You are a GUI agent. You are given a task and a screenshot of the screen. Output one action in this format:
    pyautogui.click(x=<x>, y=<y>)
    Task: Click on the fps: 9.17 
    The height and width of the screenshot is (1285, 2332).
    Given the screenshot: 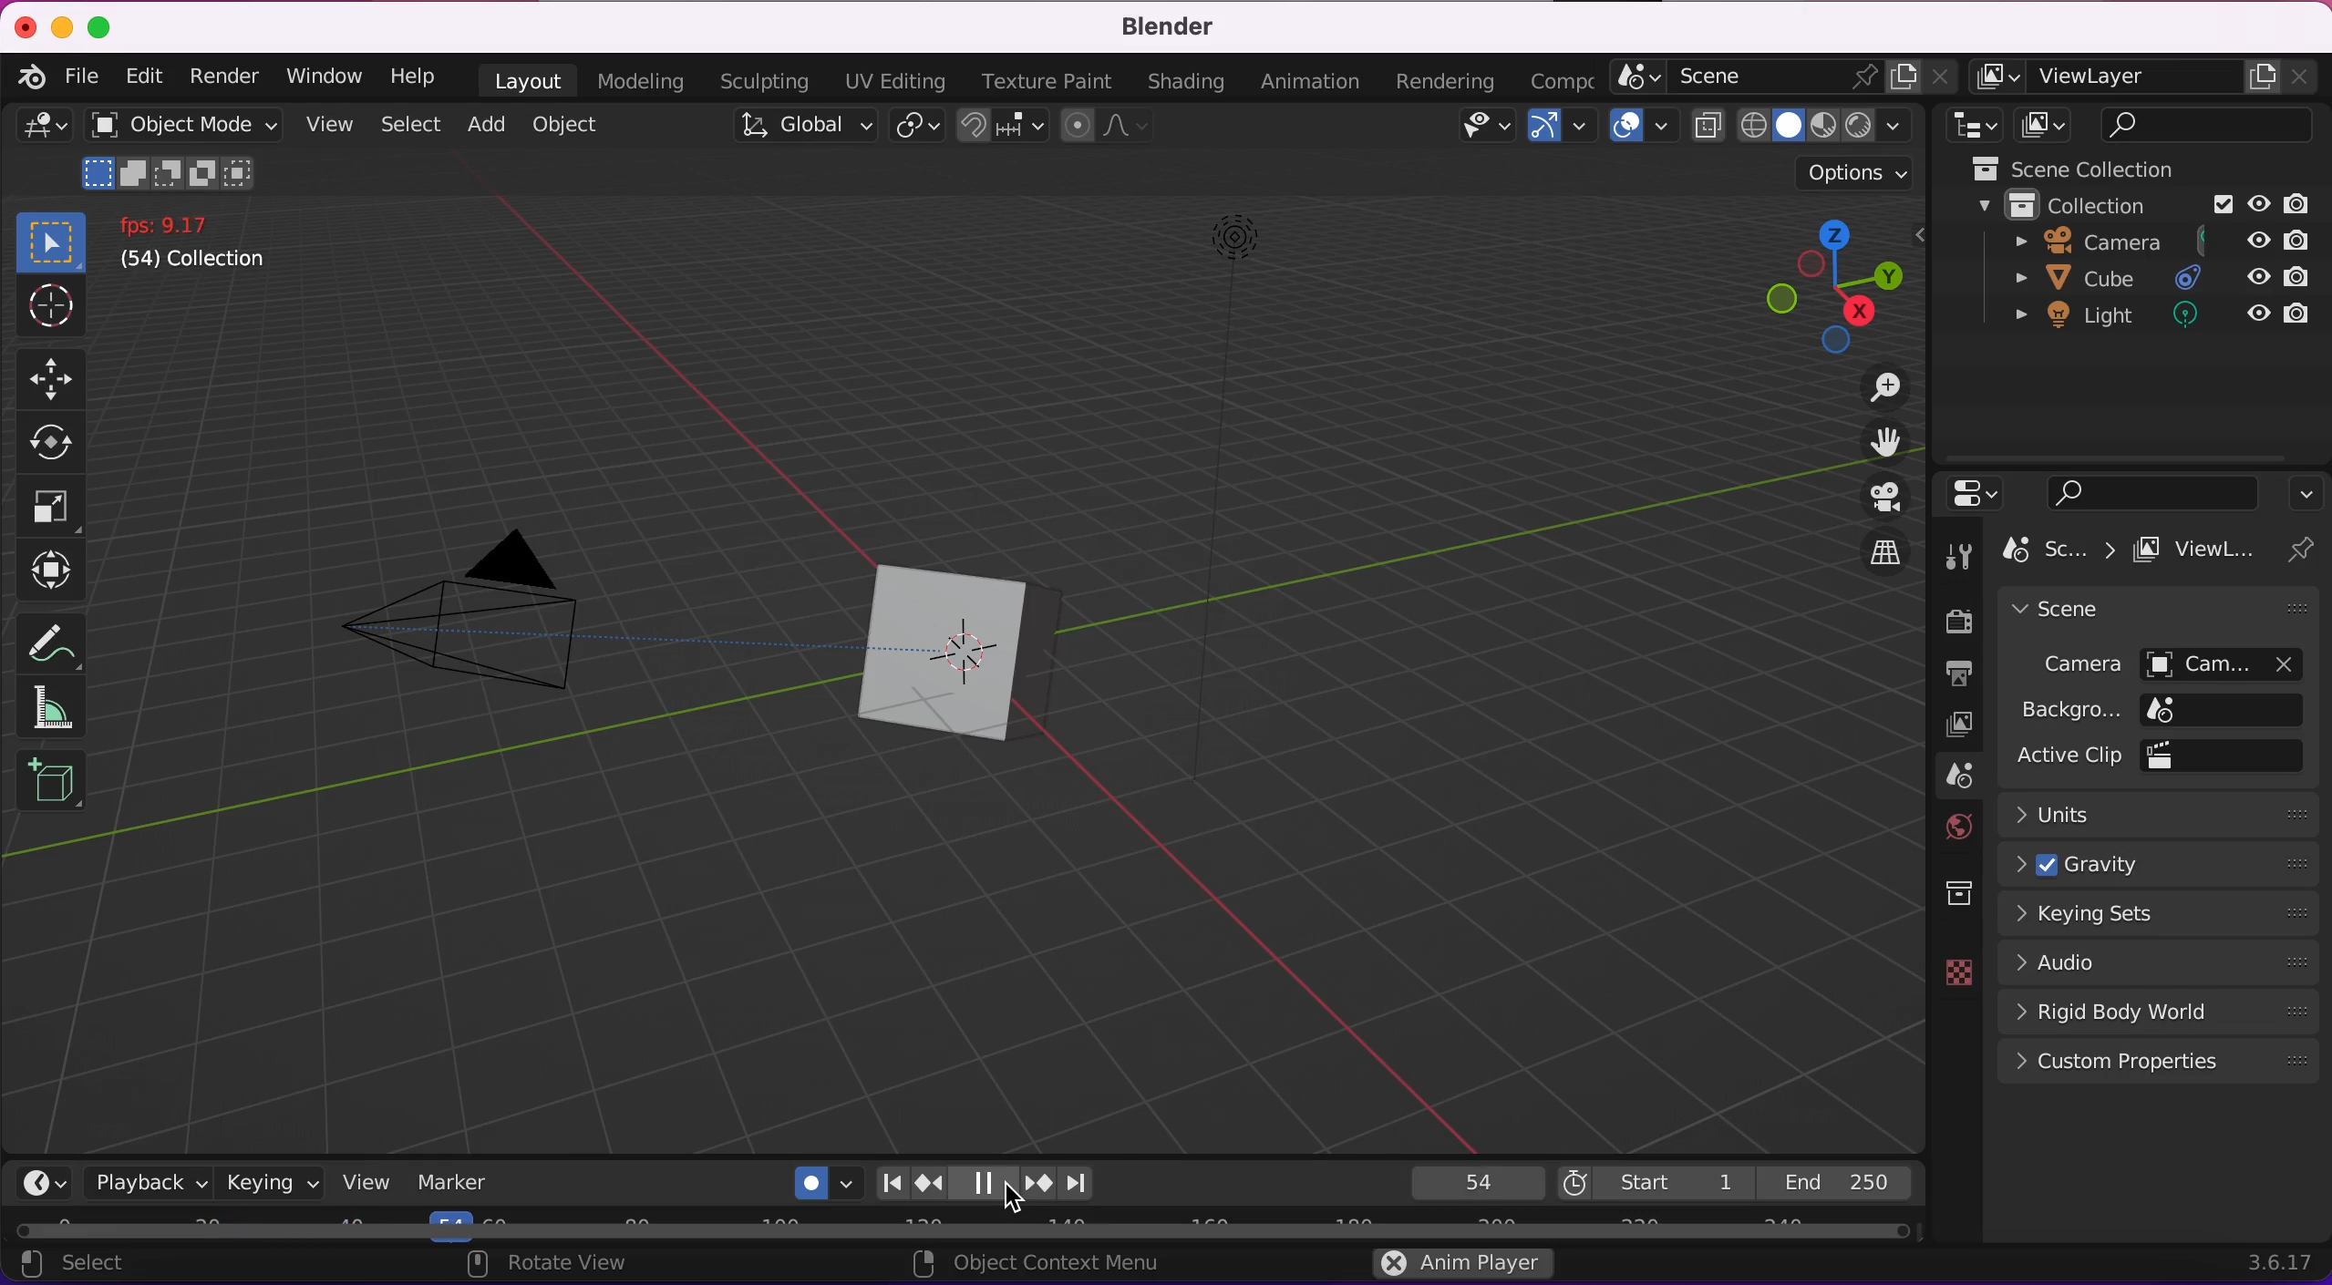 What is the action you would take?
    pyautogui.click(x=172, y=224)
    